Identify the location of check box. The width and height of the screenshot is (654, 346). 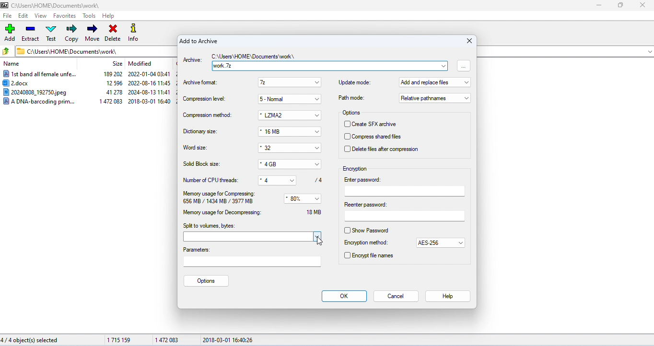
(347, 231).